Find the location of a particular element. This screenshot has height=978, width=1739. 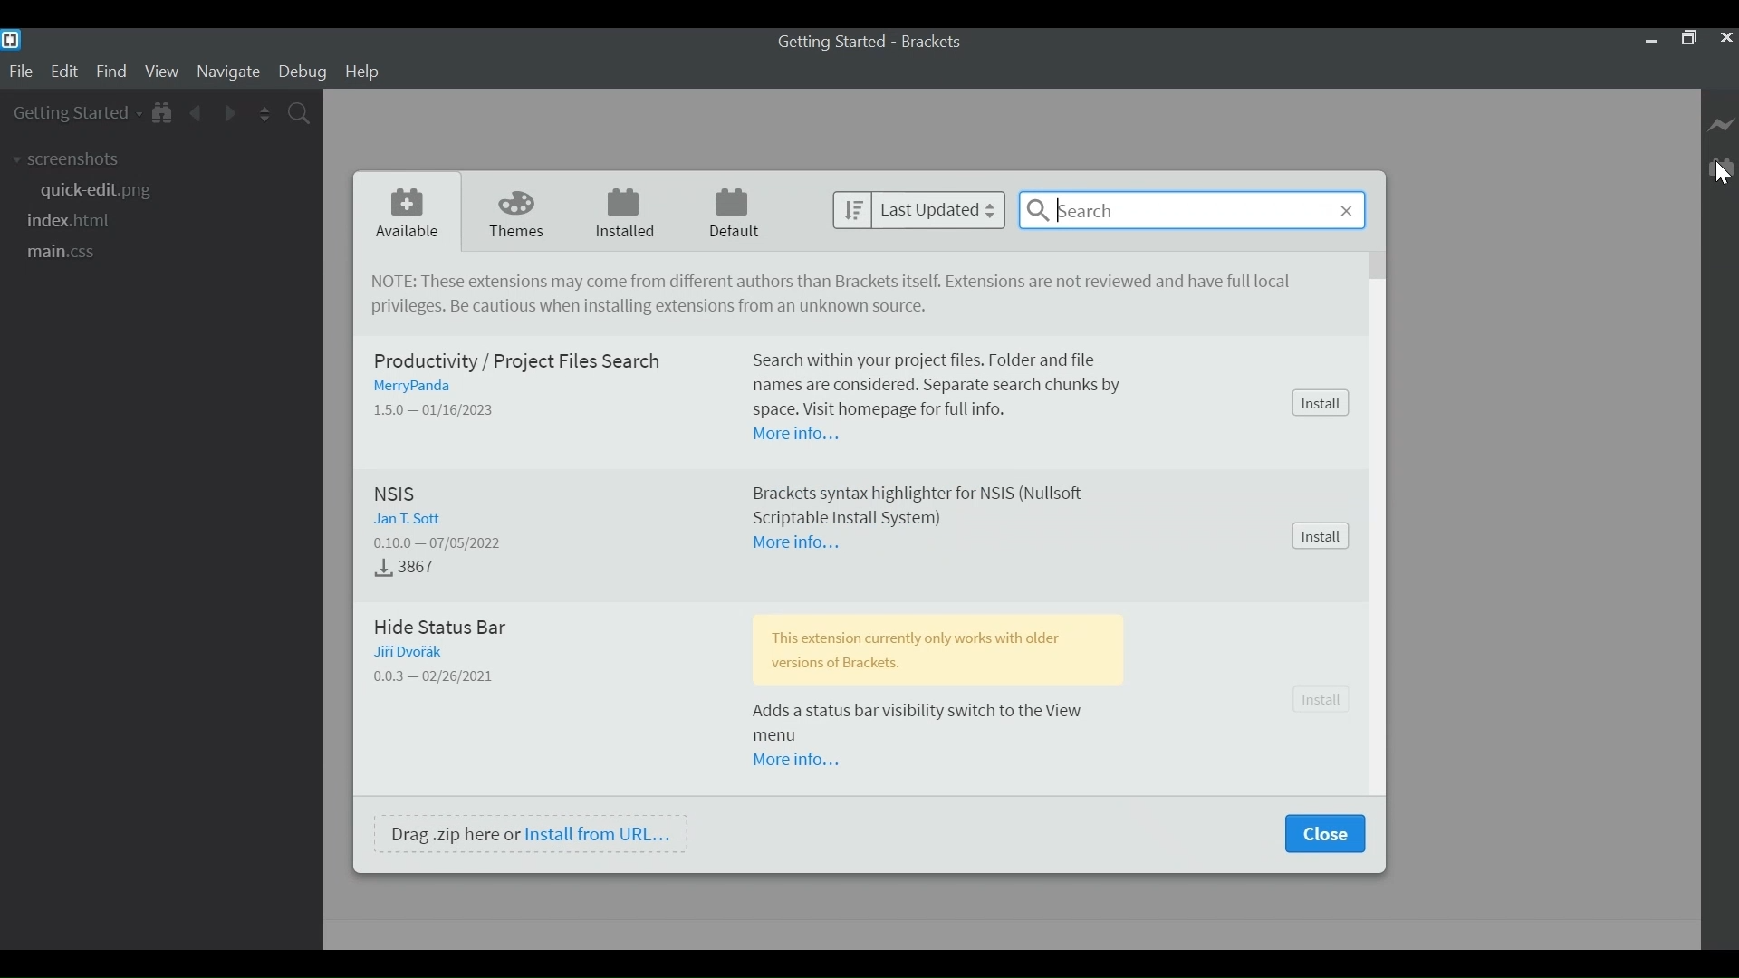

Productivity / Project Files Search is located at coordinates (514, 360).